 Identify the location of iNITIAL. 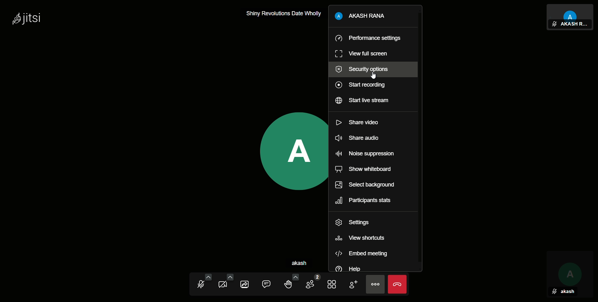
(570, 269).